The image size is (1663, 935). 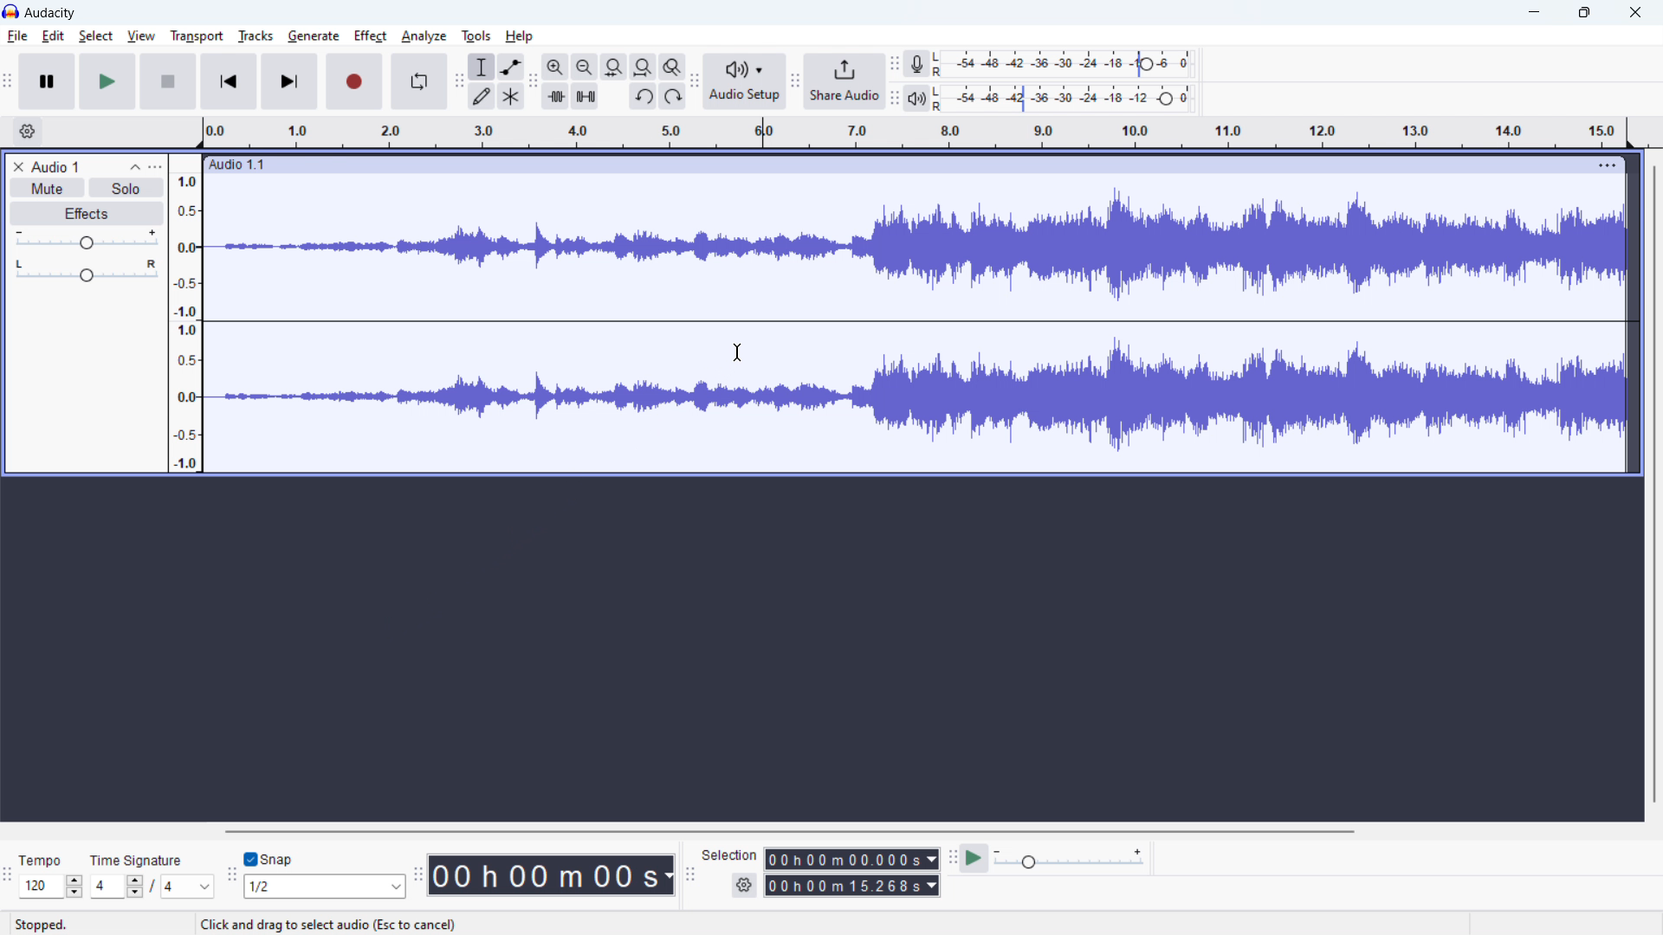 What do you see at coordinates (138, 856) in the screenshot?
I see `Time Signature` at bounding box center [138, 856].